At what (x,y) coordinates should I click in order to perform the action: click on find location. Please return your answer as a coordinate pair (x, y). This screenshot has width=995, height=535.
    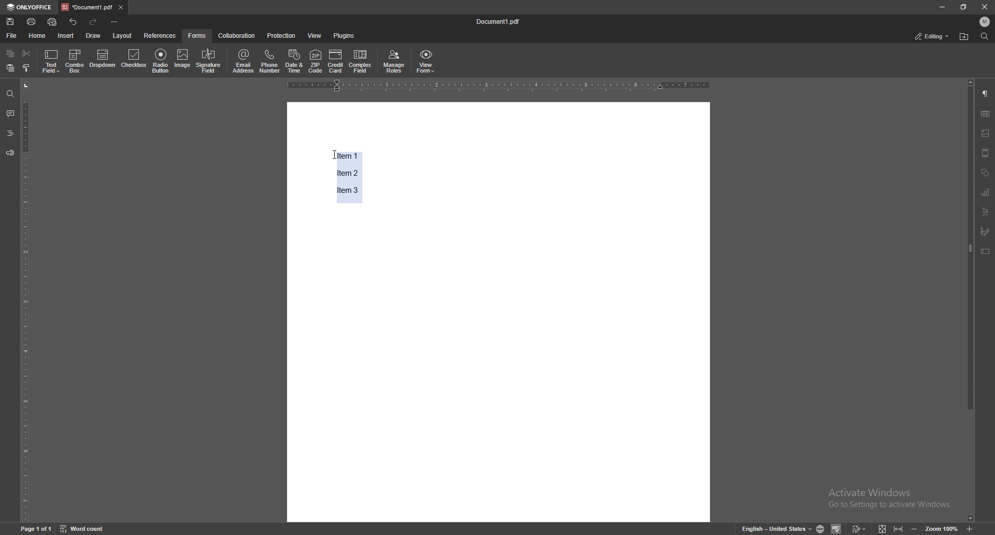
    Looking at the image, I should click on (964, 37).